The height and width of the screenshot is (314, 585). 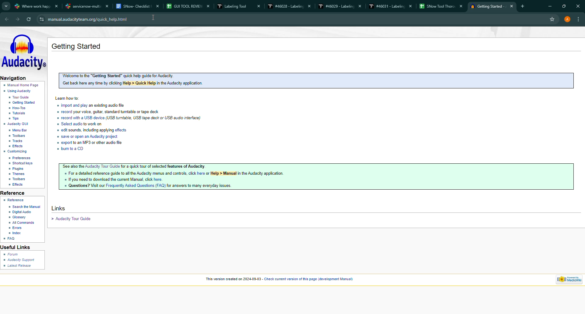 I want to click on #46029 - Labeling, so click(x=340, y=6).